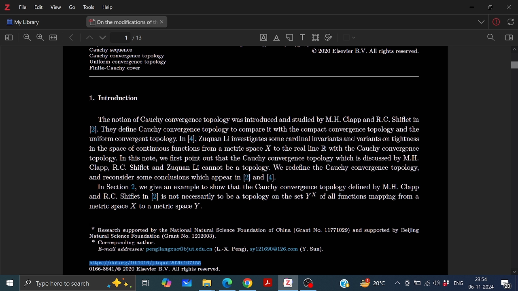 The image size is (518, 291). Describe the element at coordinates (37, 7) in the screenshot. I see `Edit` at that location.